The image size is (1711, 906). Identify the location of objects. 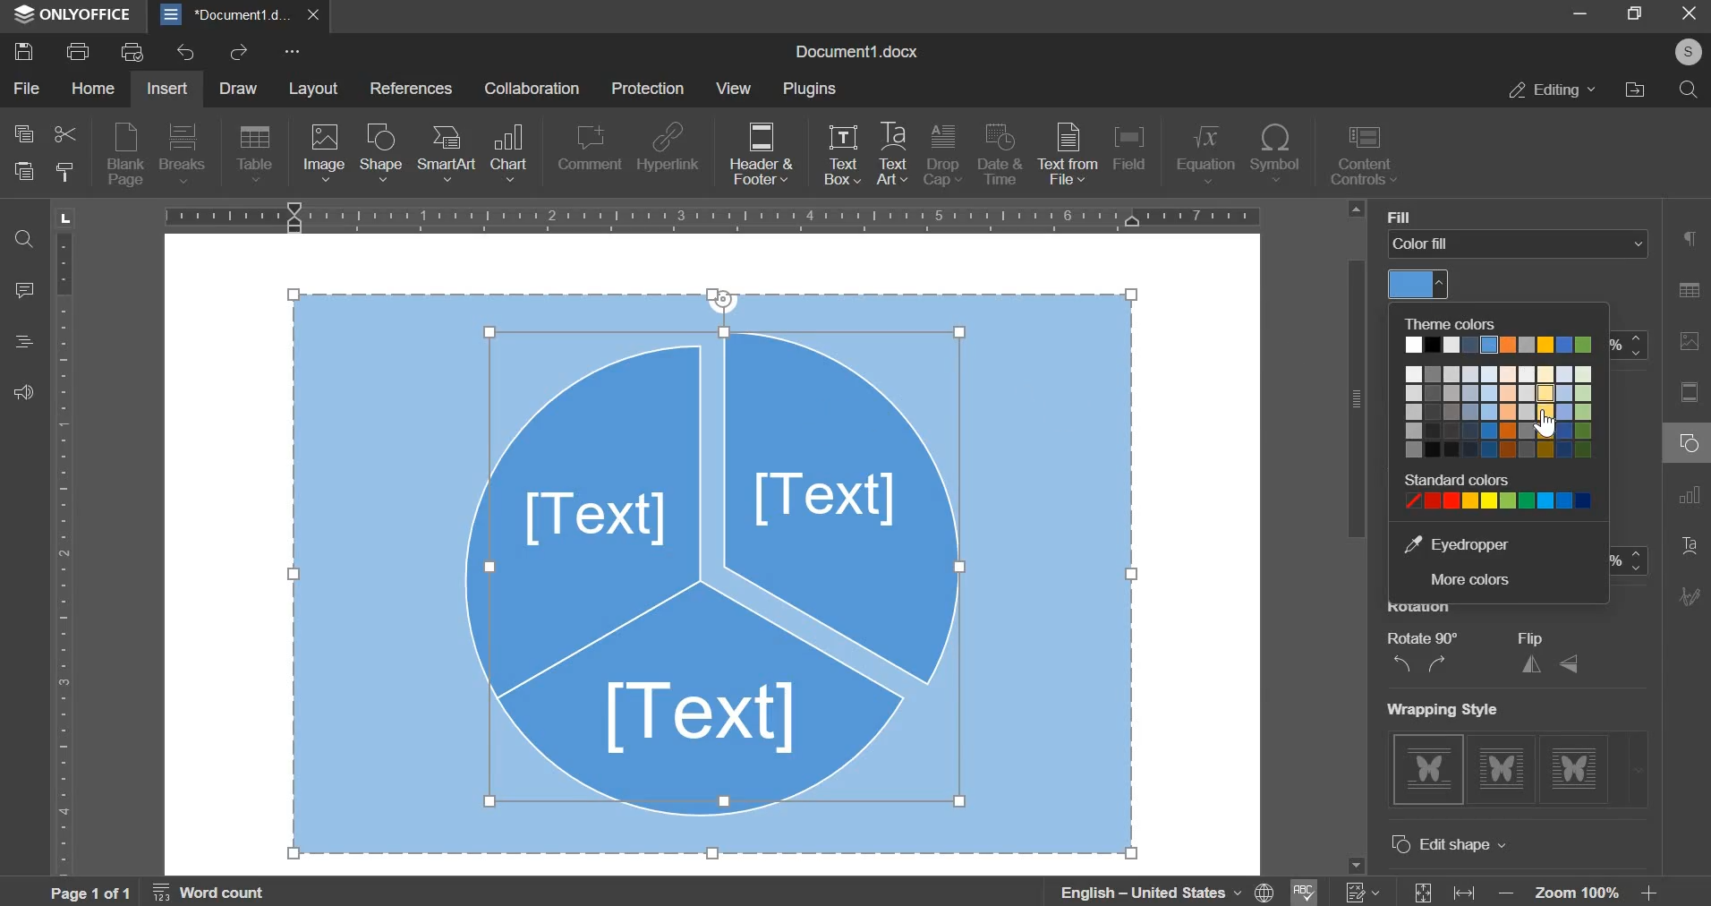
(711, 572).